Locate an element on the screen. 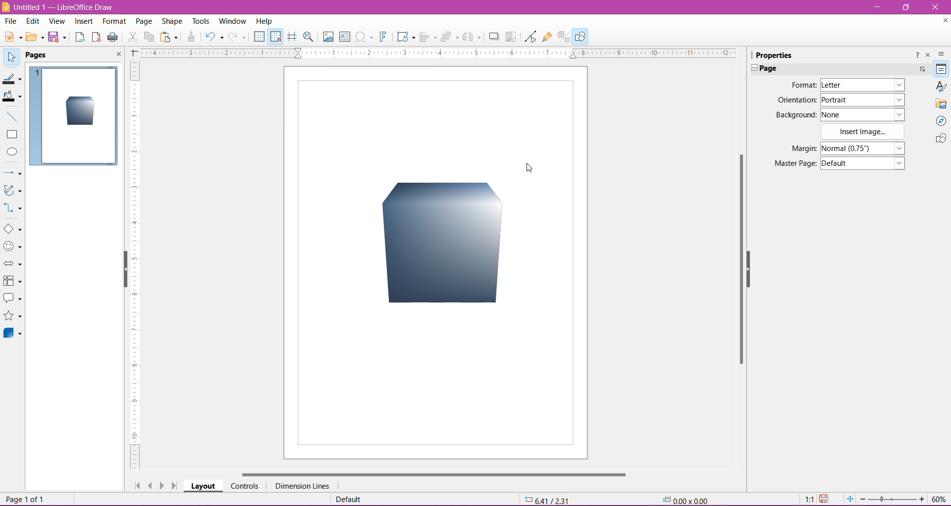  Shape is located at coordinates (172, 22).